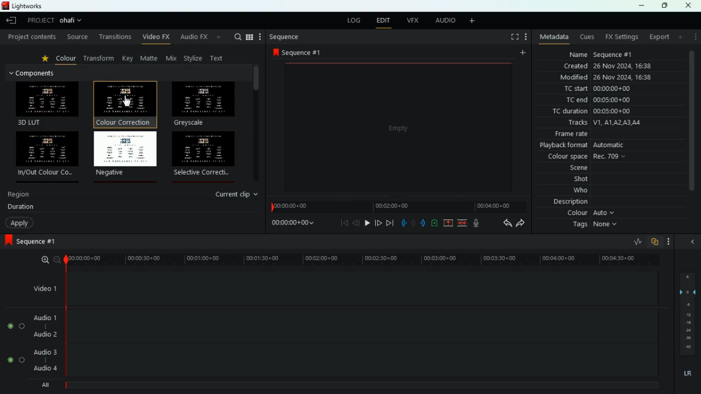 This screenshot has width=701, height=394. What do you see at coordinates (20, 223) in the screenshot?
I see `apply` at bounding box center [20, 223].